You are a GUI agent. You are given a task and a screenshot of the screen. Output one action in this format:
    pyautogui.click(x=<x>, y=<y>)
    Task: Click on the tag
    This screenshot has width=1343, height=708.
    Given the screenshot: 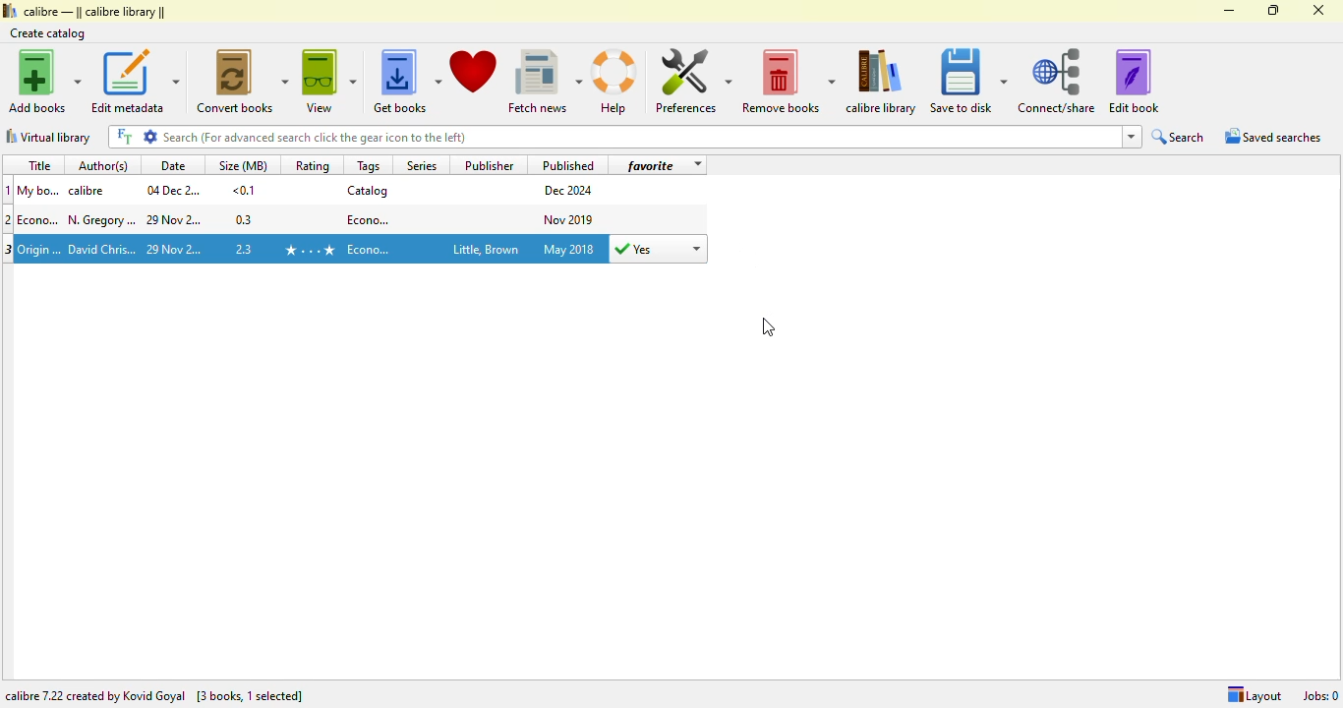 What is the action you would take?
    pyautogui.click(x=370, y=218)
    